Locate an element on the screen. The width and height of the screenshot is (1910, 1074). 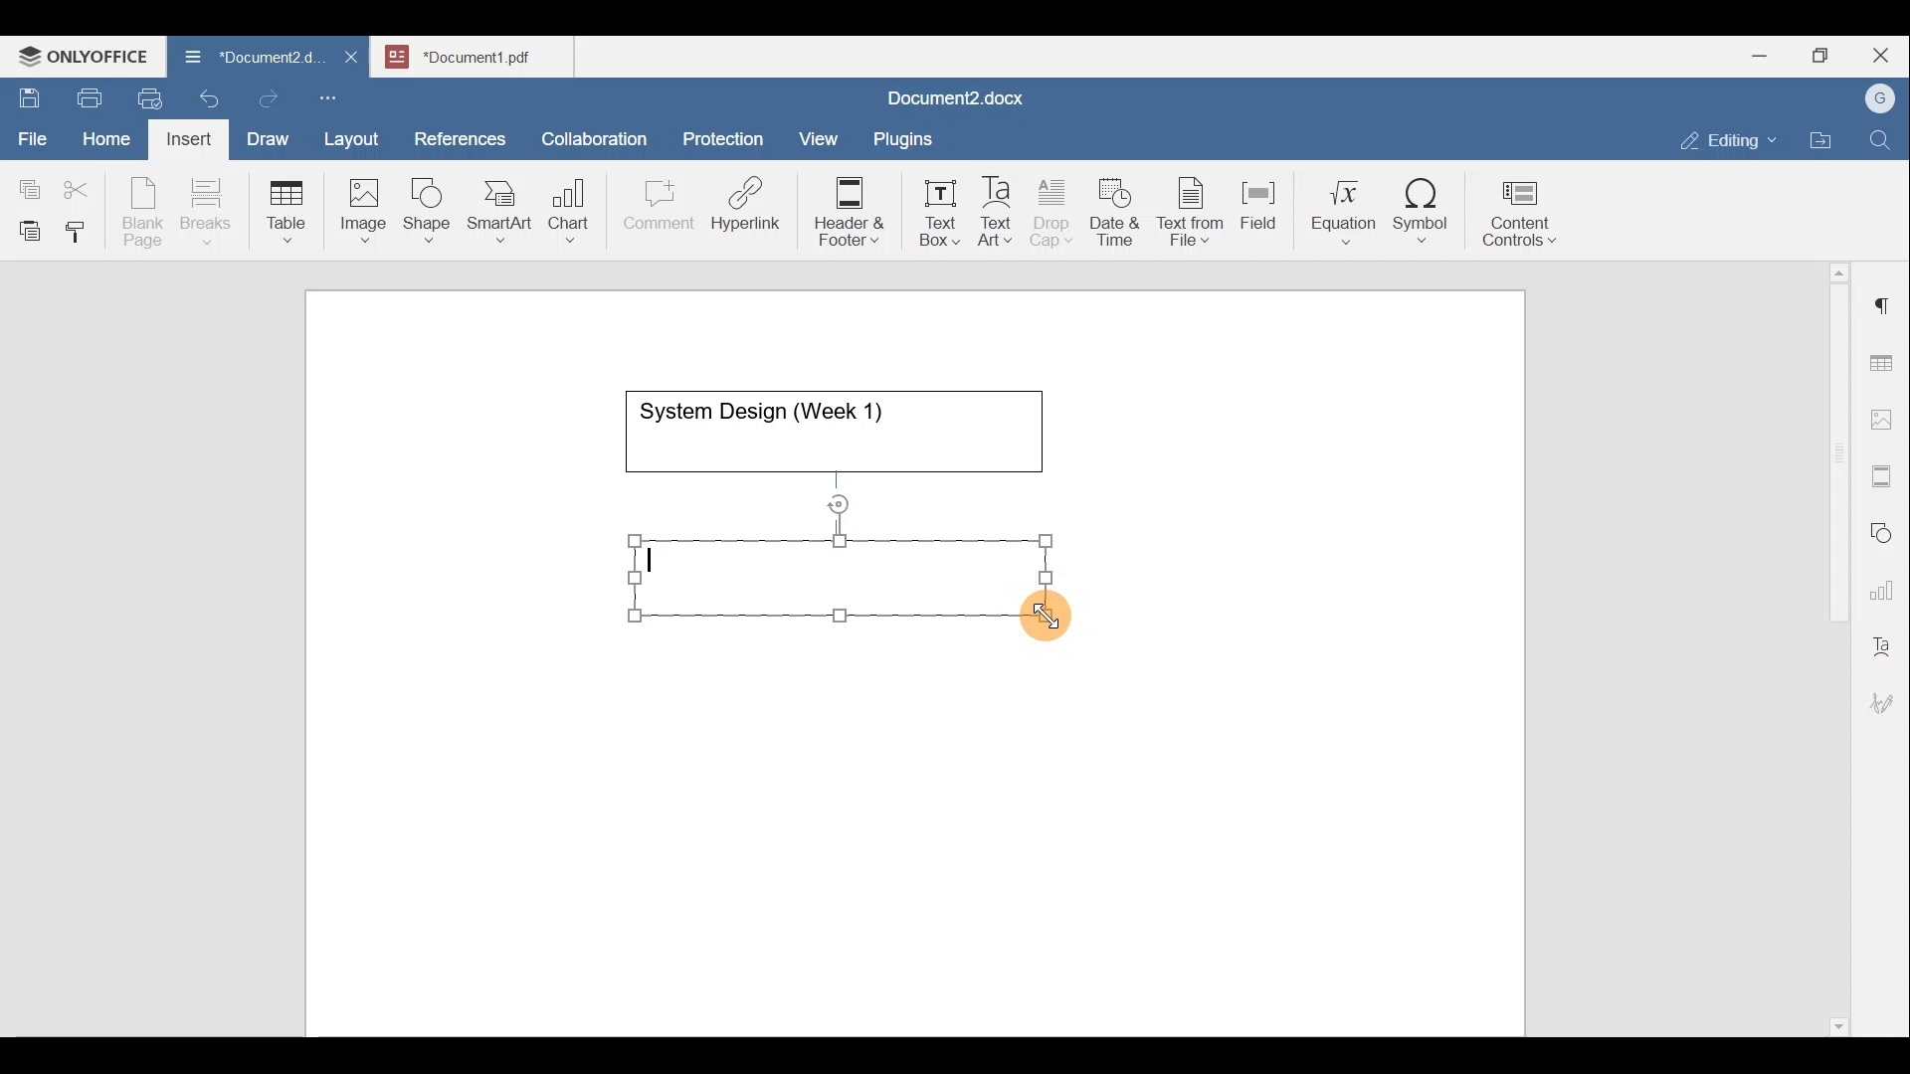
Text Art is located at coordinates (997, 212).